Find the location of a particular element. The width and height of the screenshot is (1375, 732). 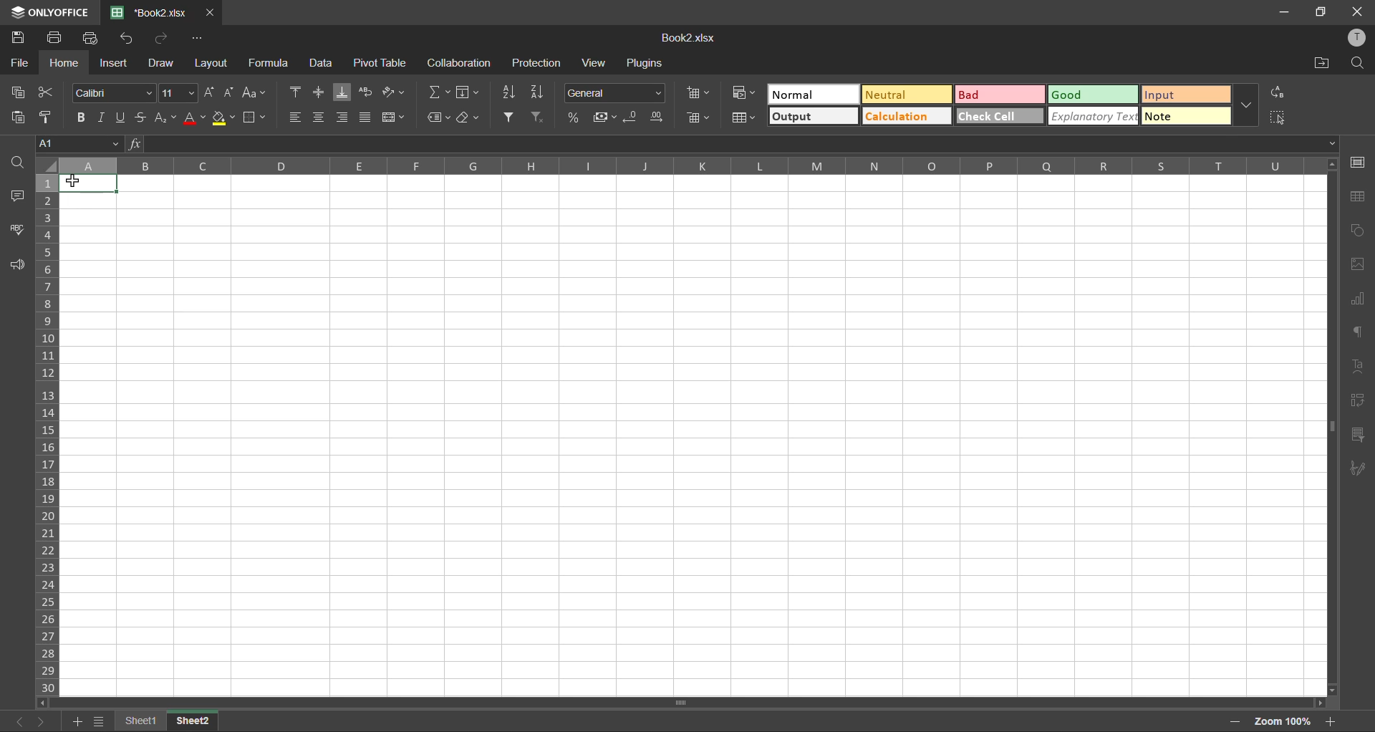

print is located at coordinates (57, 37).